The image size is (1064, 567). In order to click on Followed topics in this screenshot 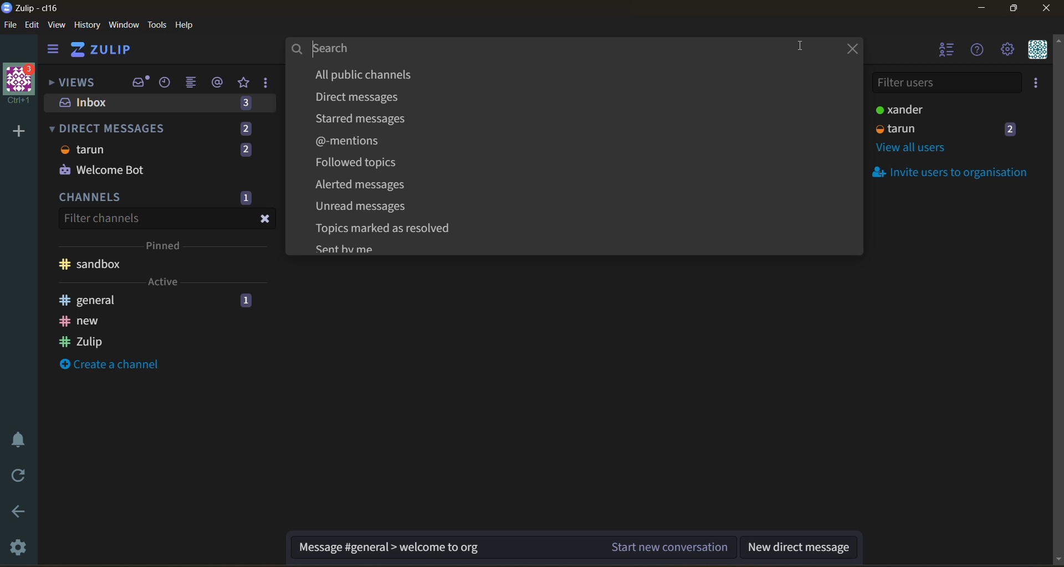, I will do `click(350, 162)`.